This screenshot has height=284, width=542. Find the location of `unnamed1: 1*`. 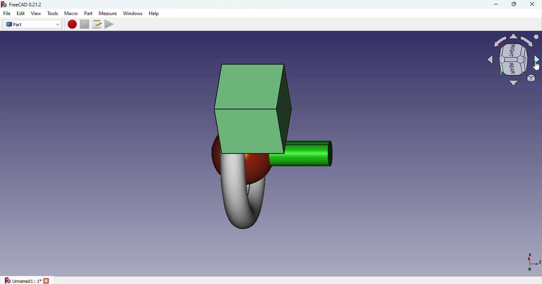

unnamed1: 1* is located at coordinates (27, 280).